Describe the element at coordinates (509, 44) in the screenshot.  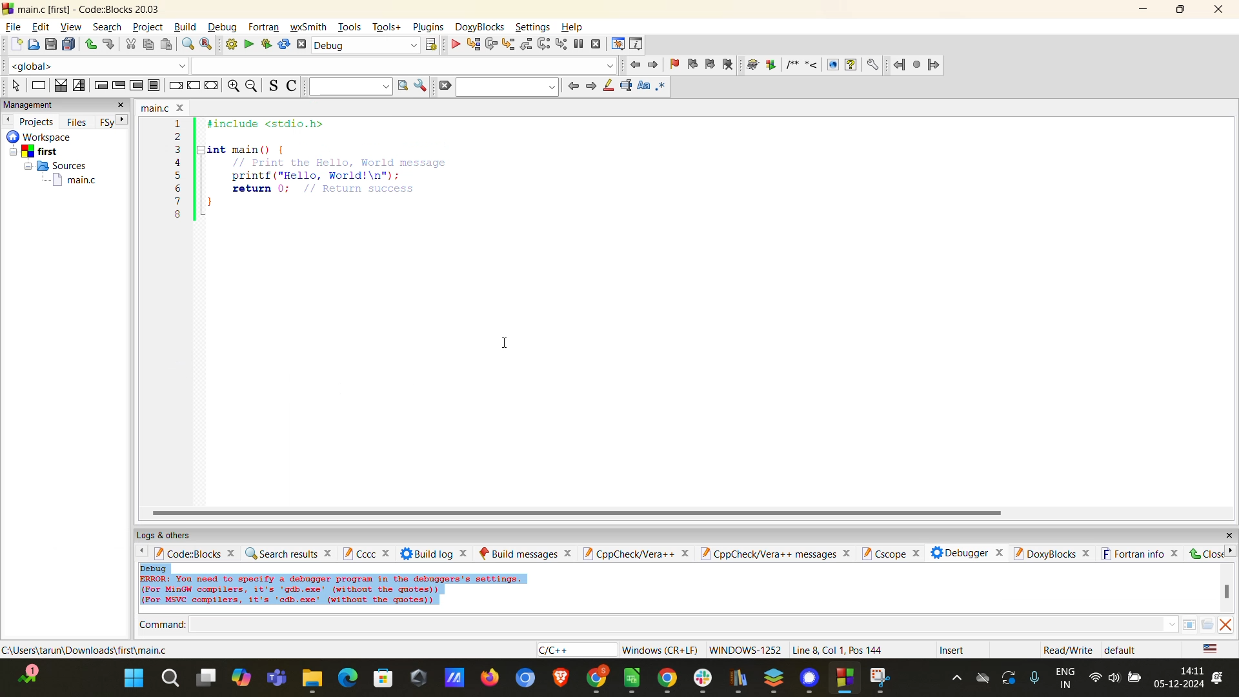
I see `step into` at that location.